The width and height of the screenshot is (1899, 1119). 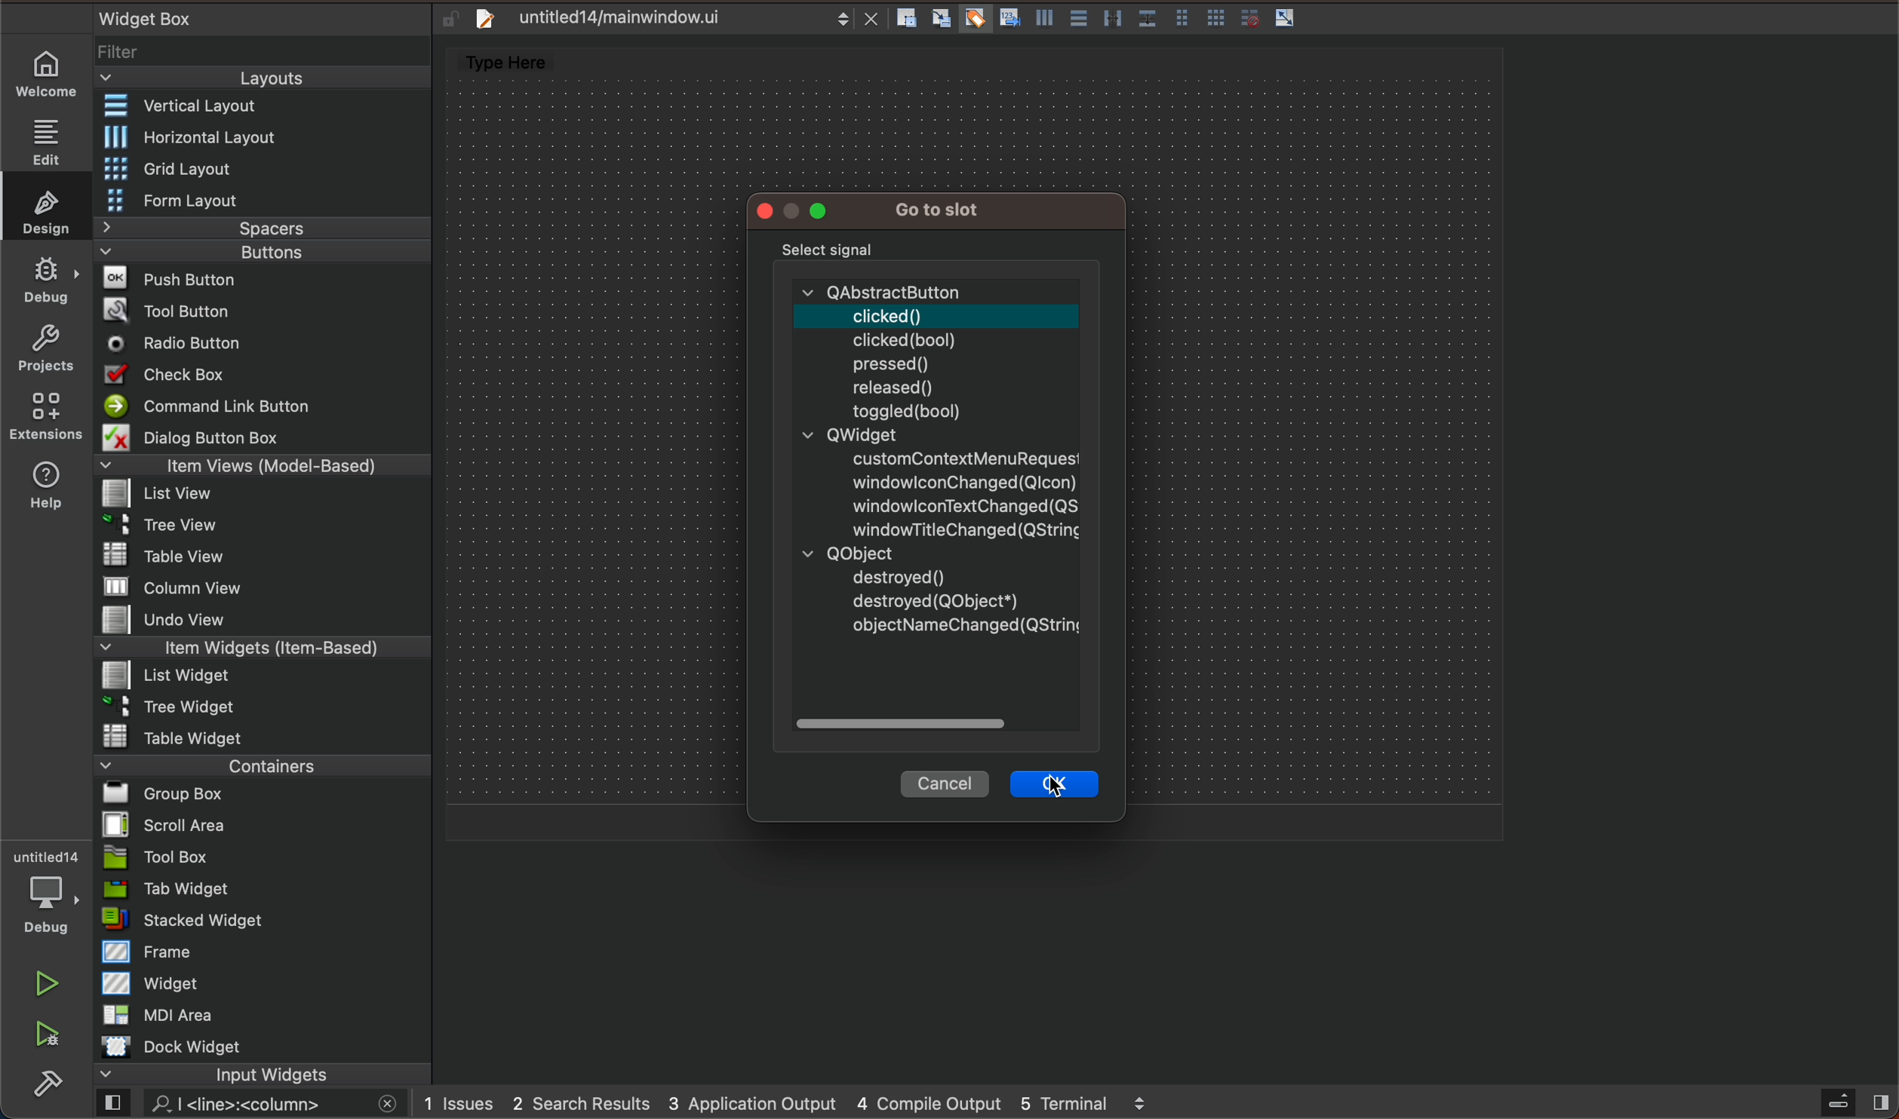 I want to click on , so click(x=1080, y=18).